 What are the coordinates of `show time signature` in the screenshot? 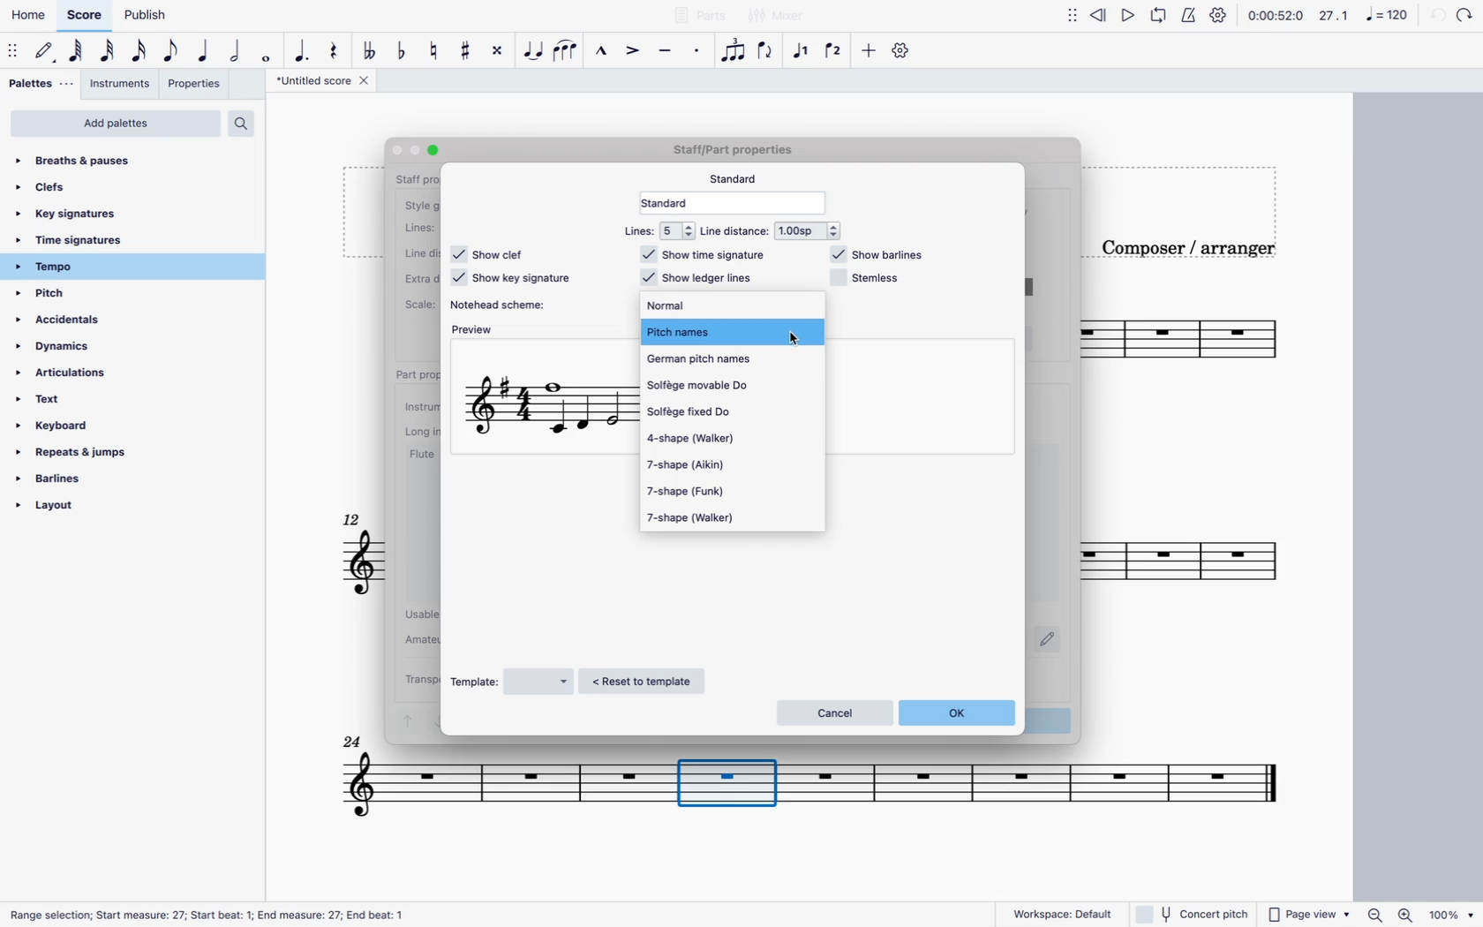 It's located at (709, 254).